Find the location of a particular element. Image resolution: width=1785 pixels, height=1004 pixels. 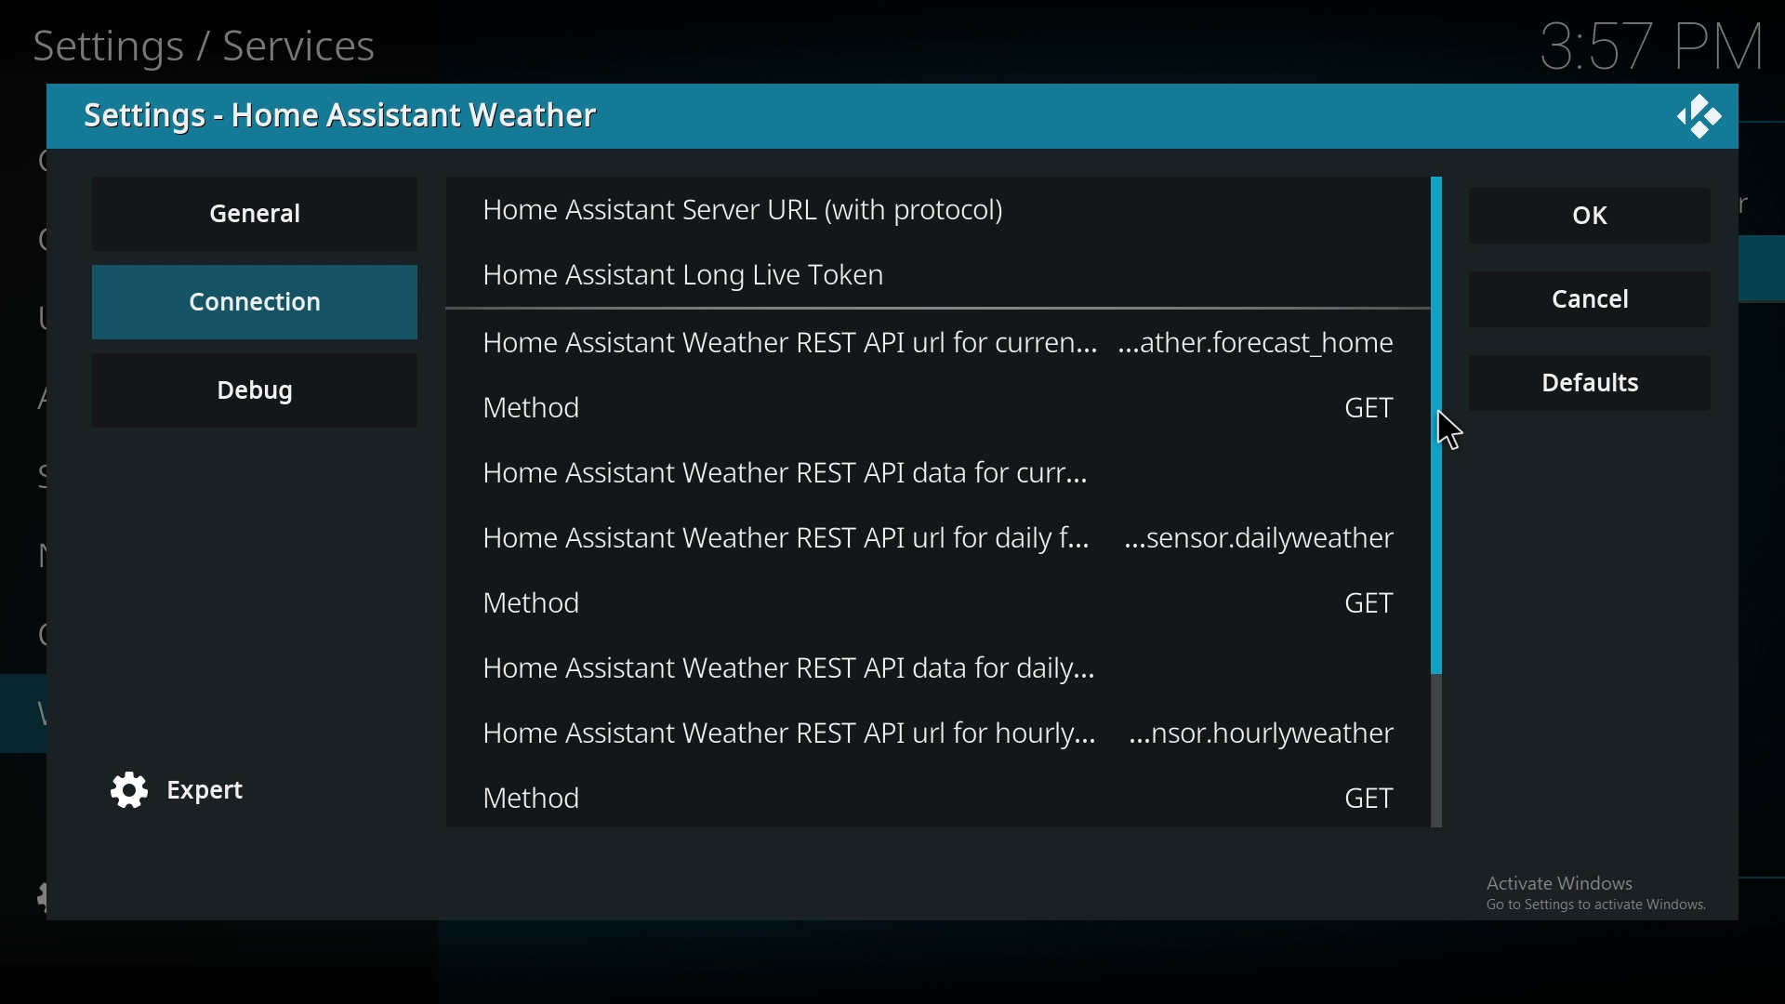

debug is located at coordinates (255, 390).